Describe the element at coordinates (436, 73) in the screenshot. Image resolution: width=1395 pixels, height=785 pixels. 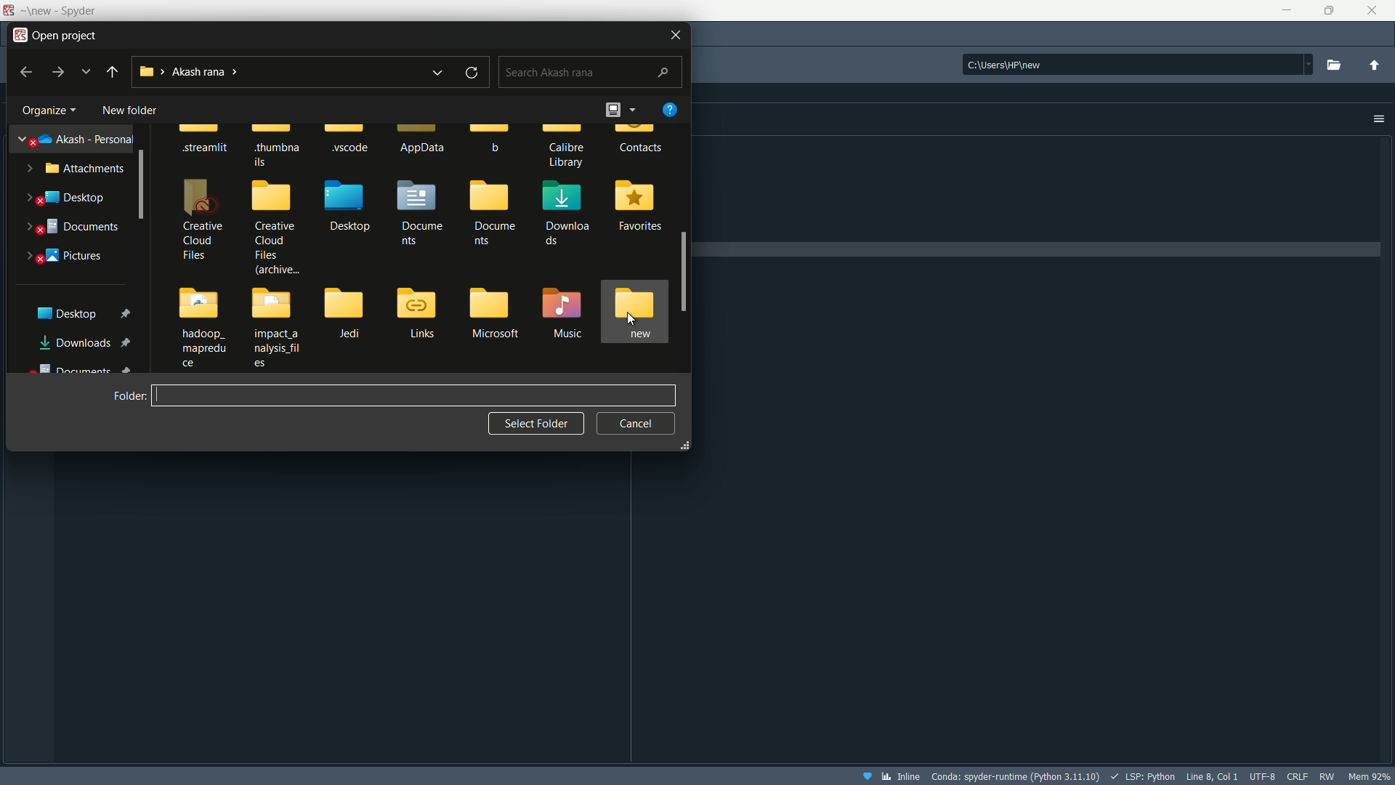
I see `recent locations` at that location.